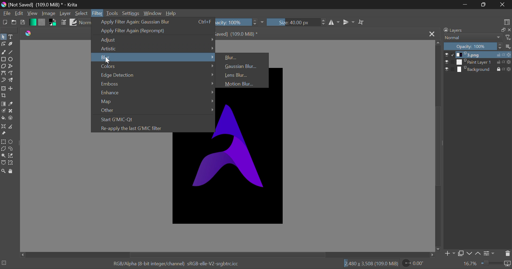  What do you see at coordinates (478, 69) in the screenshot?
I see `Background` at bounding box center [478, 69].